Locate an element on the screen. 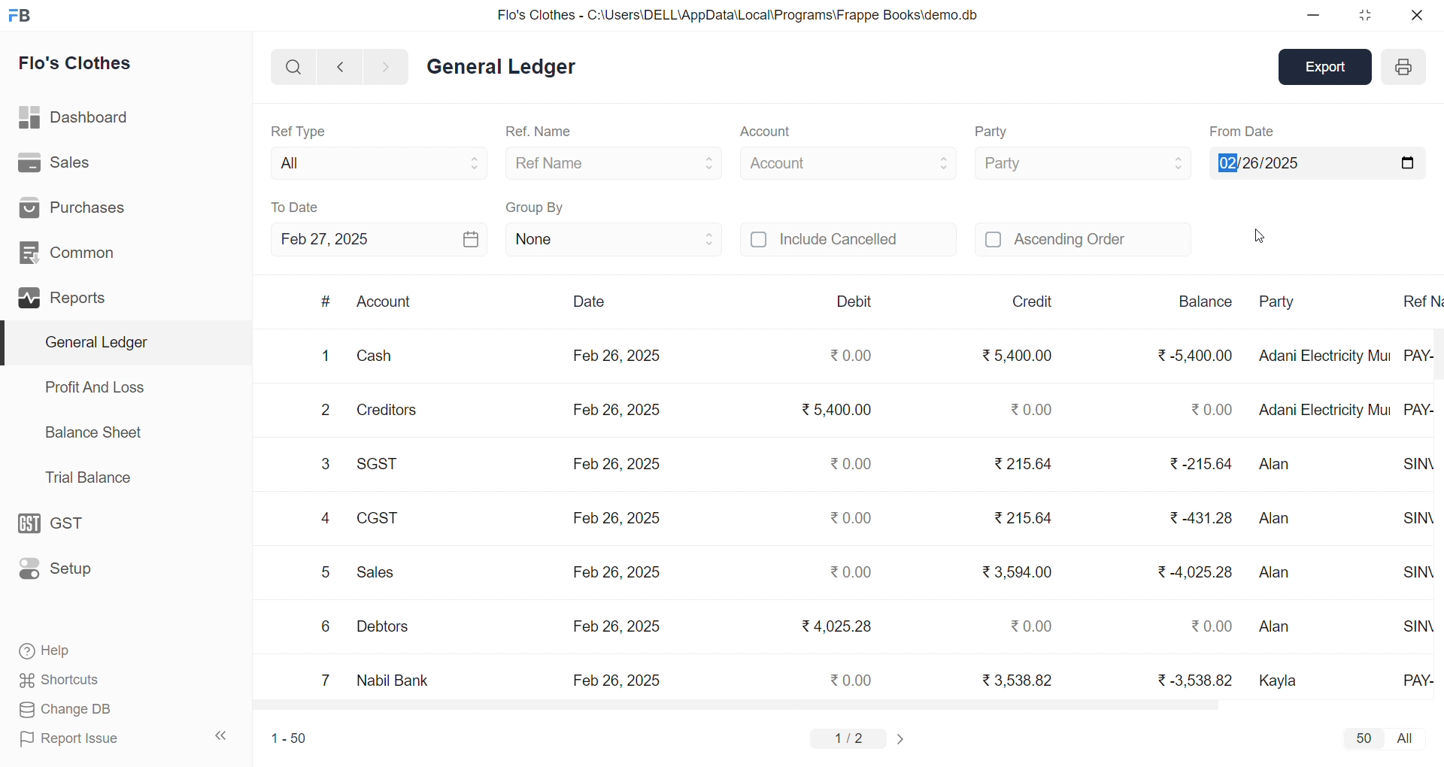 This screenshot has height=767, width=1444. Alan is located at coordinates (1285, 629).